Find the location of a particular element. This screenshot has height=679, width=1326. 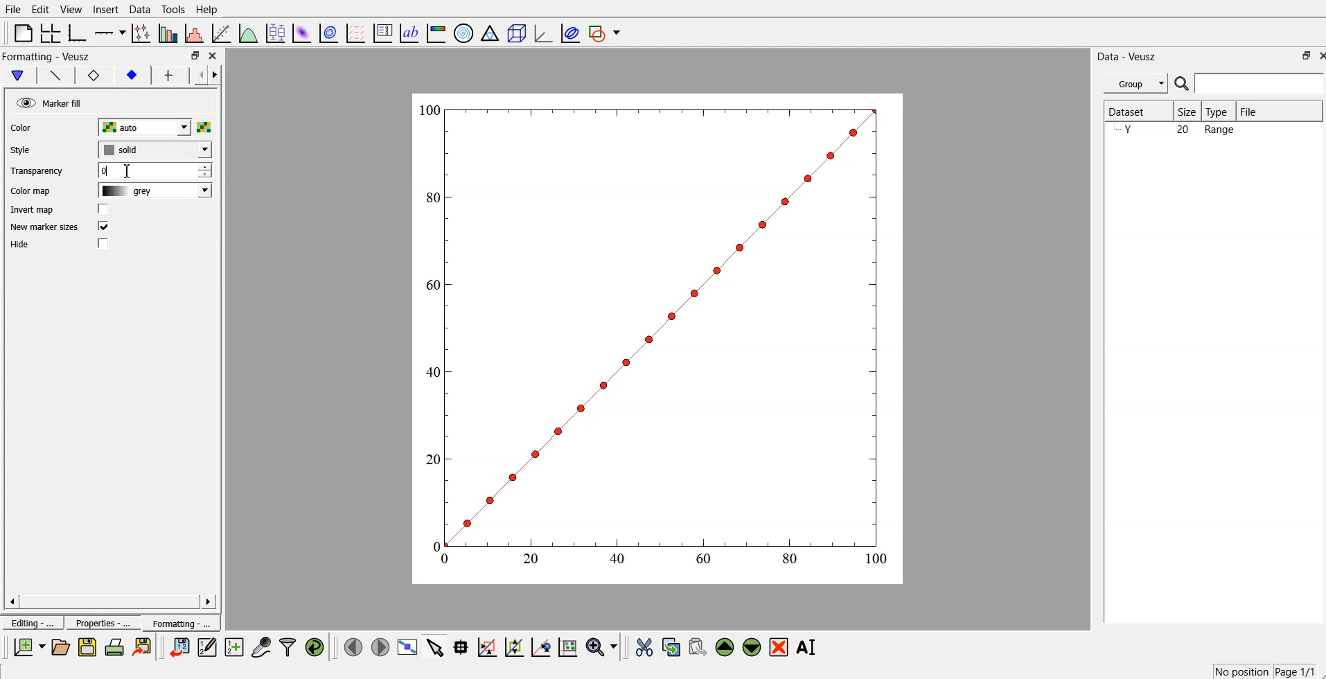

select items from the graph is located at coordinates (437, 646).